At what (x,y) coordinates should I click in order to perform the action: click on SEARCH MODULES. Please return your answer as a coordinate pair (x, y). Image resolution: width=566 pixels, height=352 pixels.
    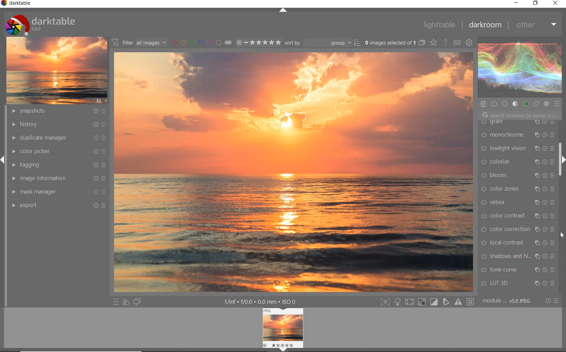
    Looking at the image, I should click on (520, 115).